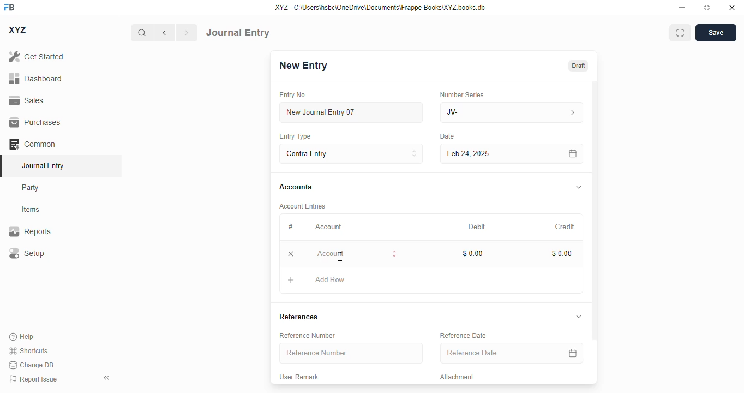 This screenshot has width=744, height=393. Describe the element at coordinates (447, 136) in the screenshot. I see `date` at that location.